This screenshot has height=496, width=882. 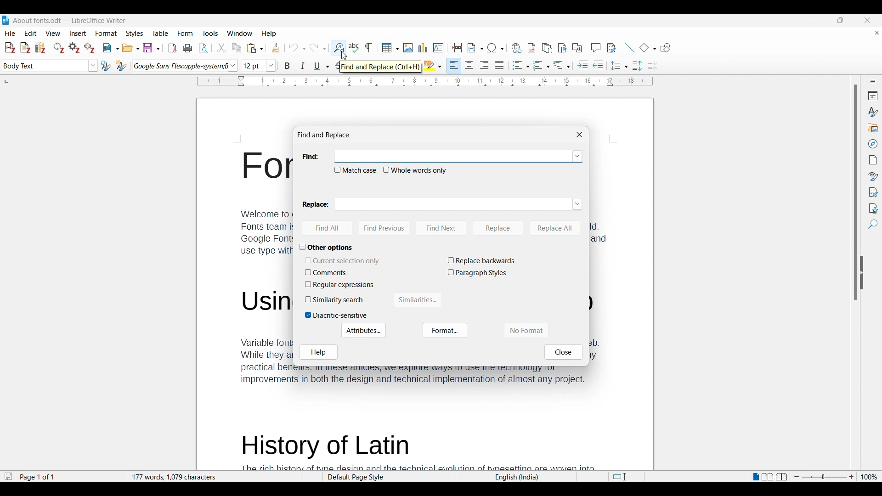 I want to click on Indicates document modification, so click(x=8, y=477).